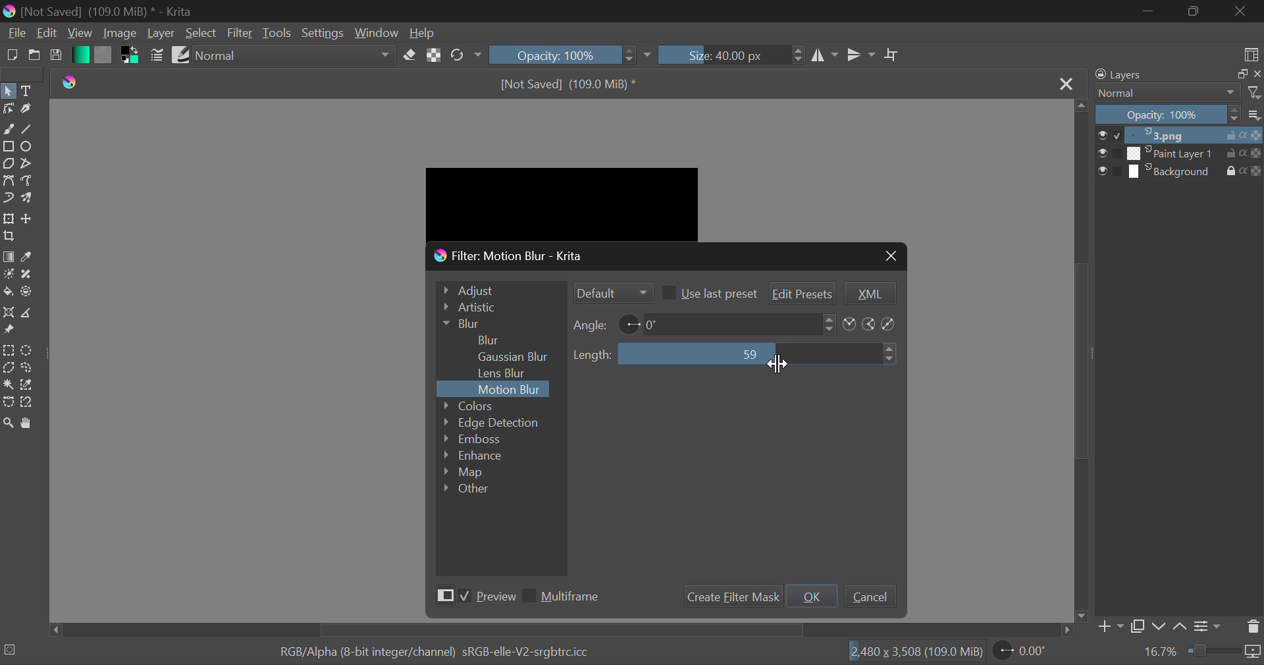 The image size is (1264, 665). I want to click on Scroll Bar, so click(562, 630).